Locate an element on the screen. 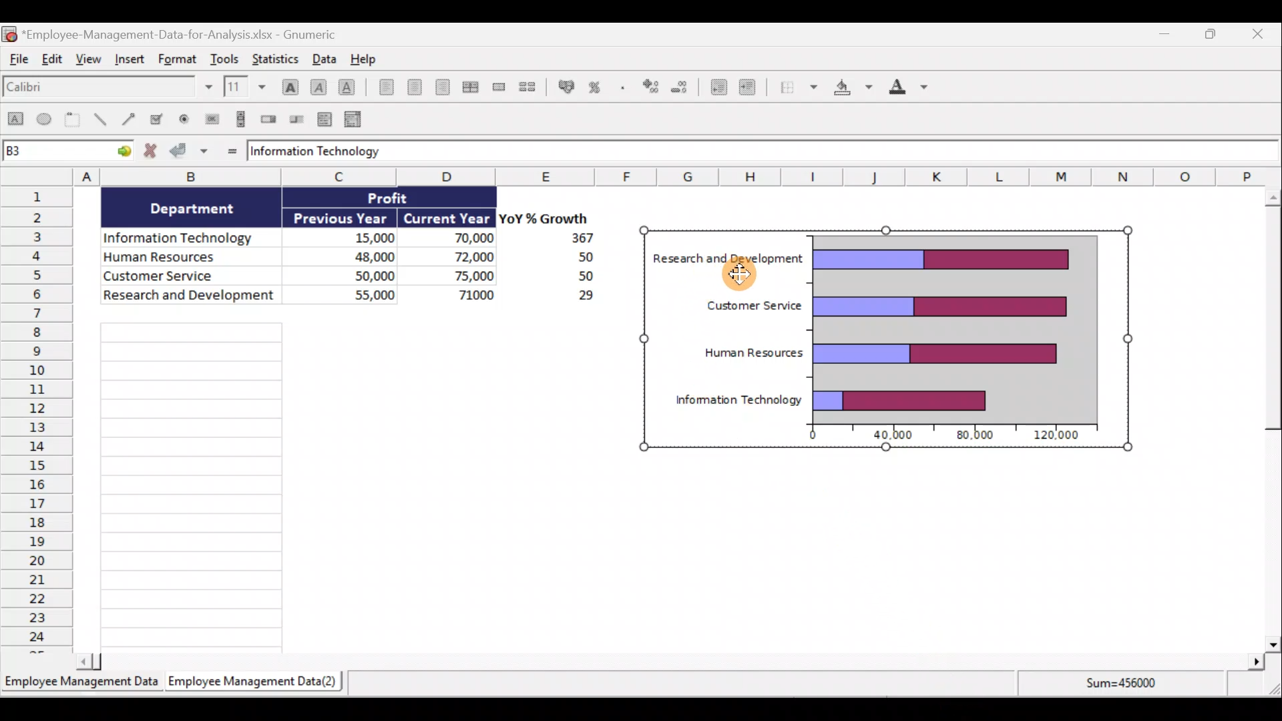  Accept change is located at coordinates (189, 150).